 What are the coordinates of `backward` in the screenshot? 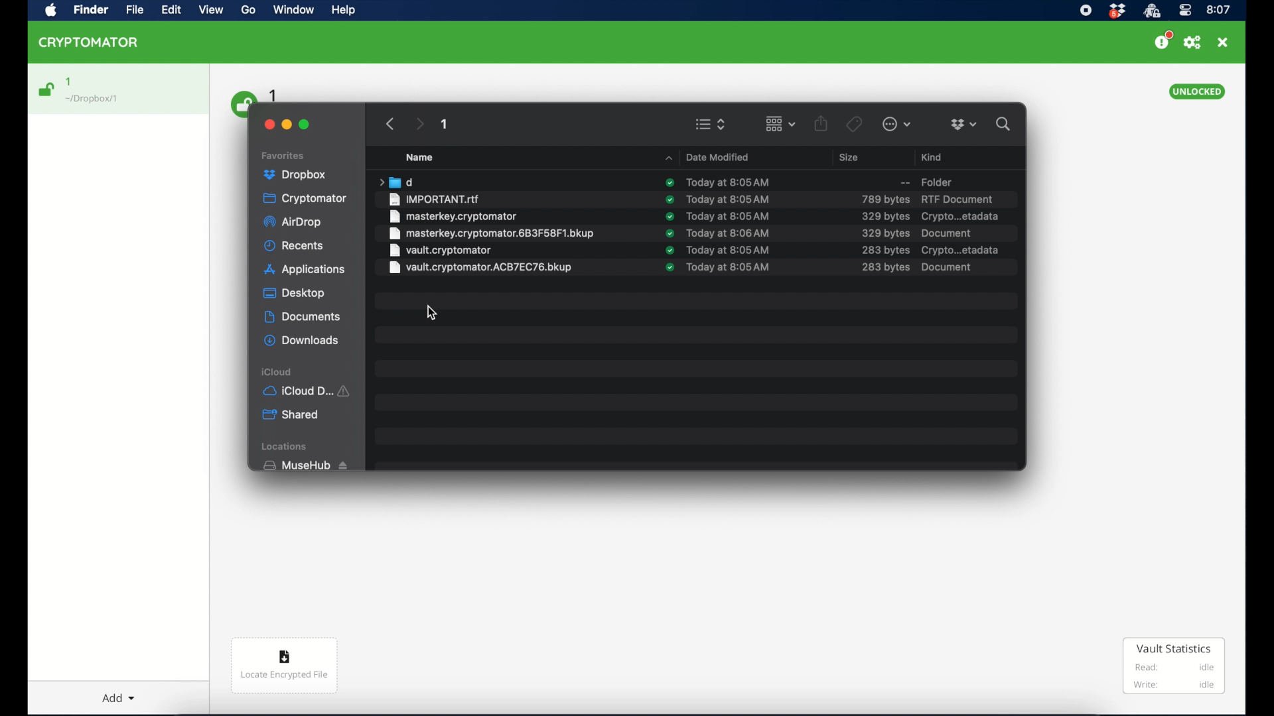 It's located at (388, 123).